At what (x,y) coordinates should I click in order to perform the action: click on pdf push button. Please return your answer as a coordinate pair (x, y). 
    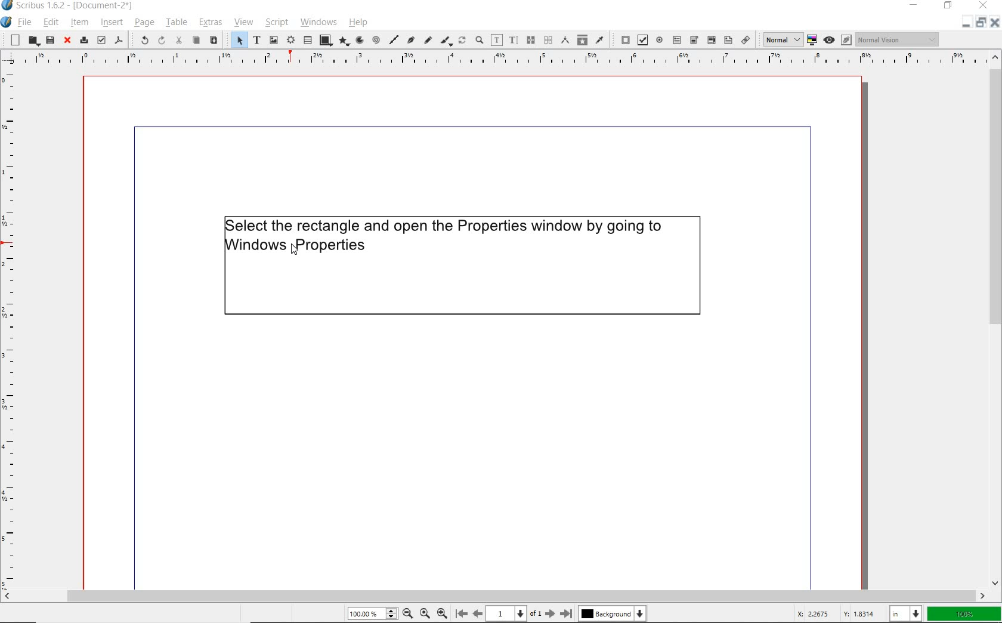
    Looking at the image, I should click on (622, 38).